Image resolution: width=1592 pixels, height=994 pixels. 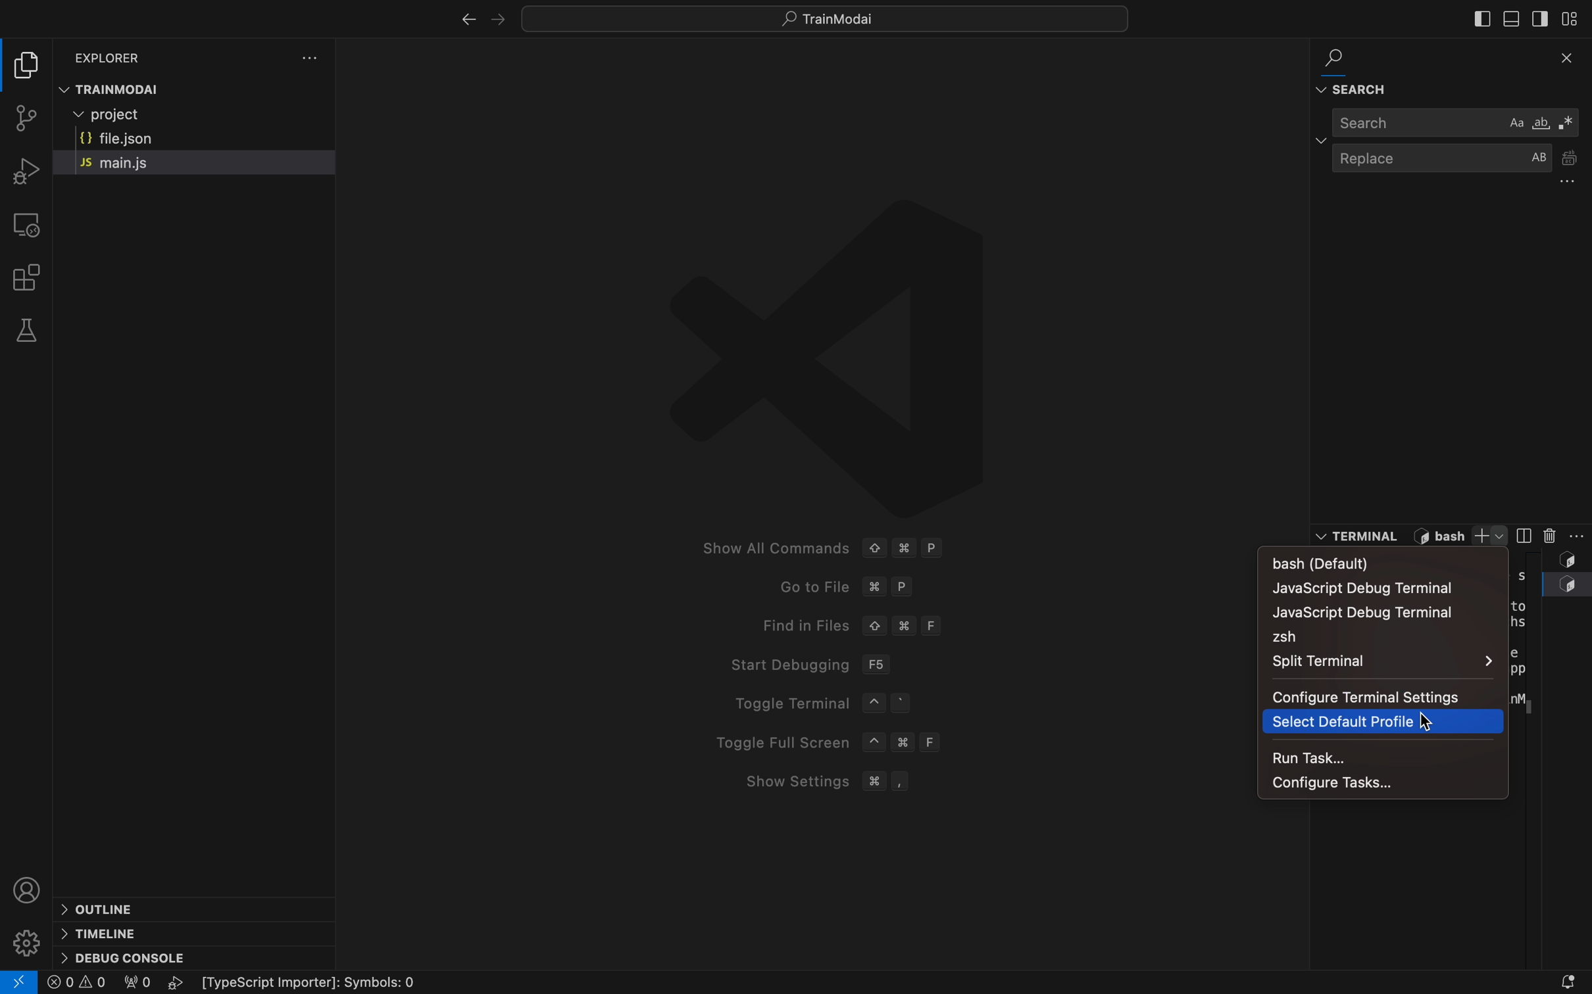 I want to click on Toggle full Screen, so click(x=844, y=742).